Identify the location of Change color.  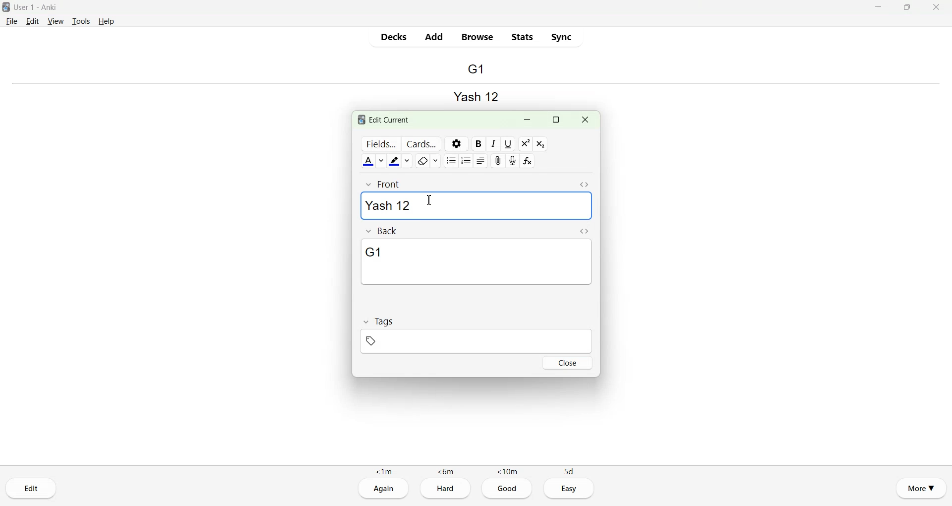
(409, 161).